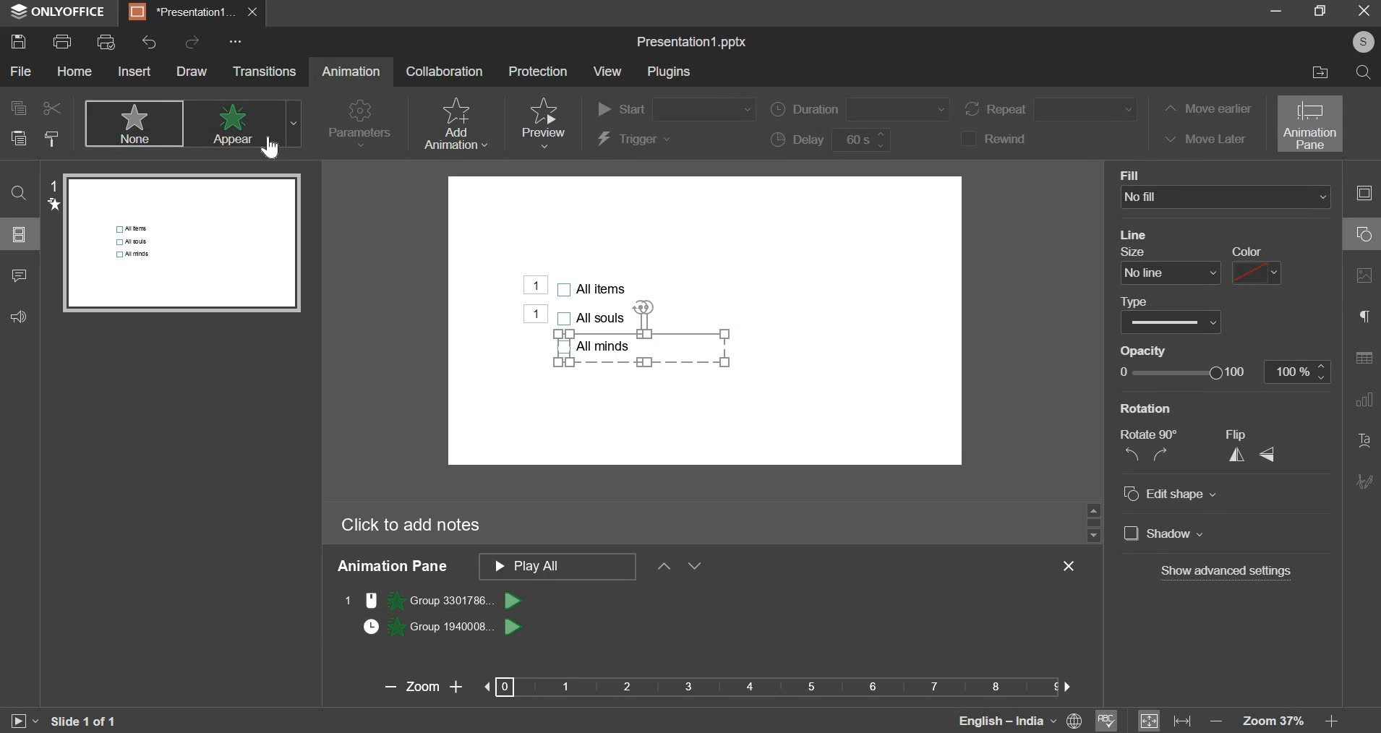 This screenshot has width=1381, height=733. Describe the element at coordinates (1000, 138) in the screenshot. I see `rewind` at that location.